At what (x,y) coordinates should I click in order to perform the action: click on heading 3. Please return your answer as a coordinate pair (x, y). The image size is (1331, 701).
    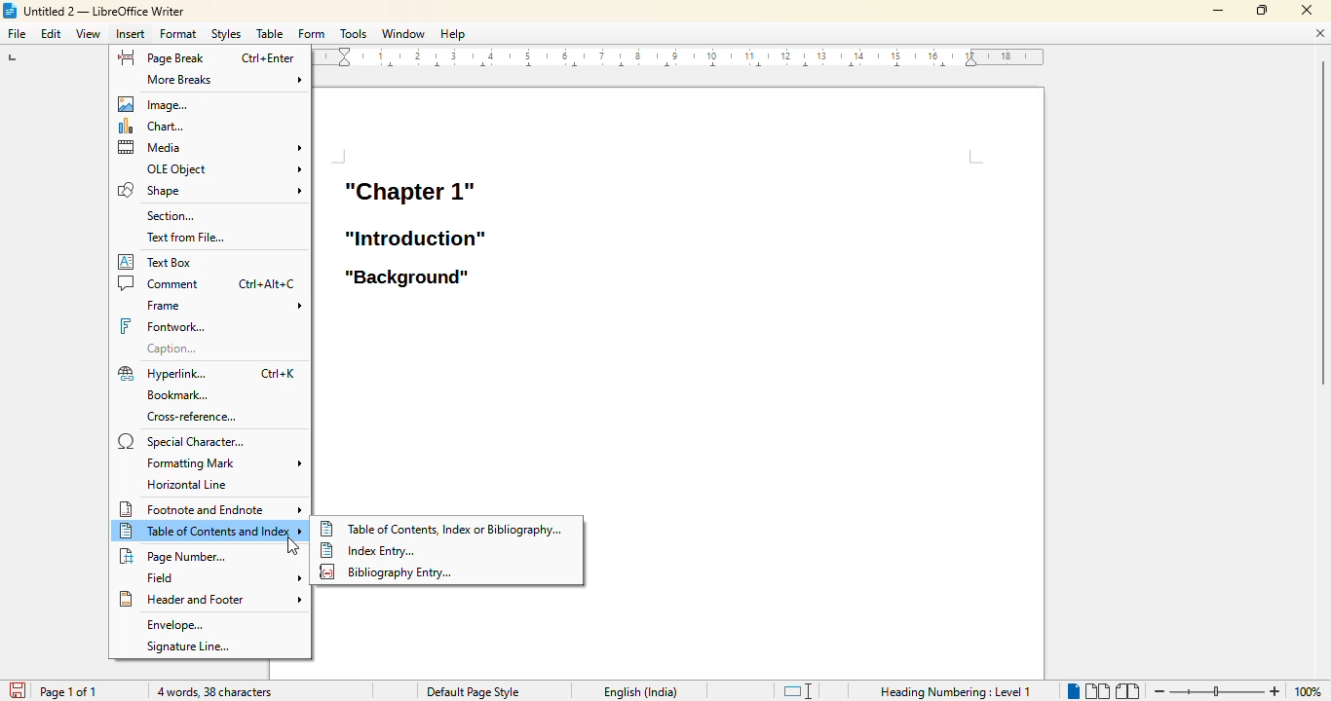
    Looking at the image, I should click on (406, 278).